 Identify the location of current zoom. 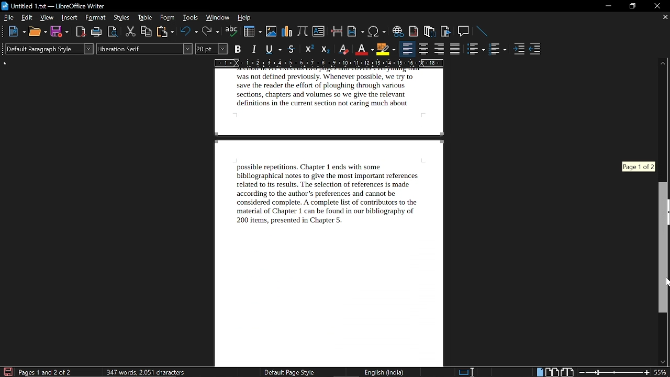
(662, 373).